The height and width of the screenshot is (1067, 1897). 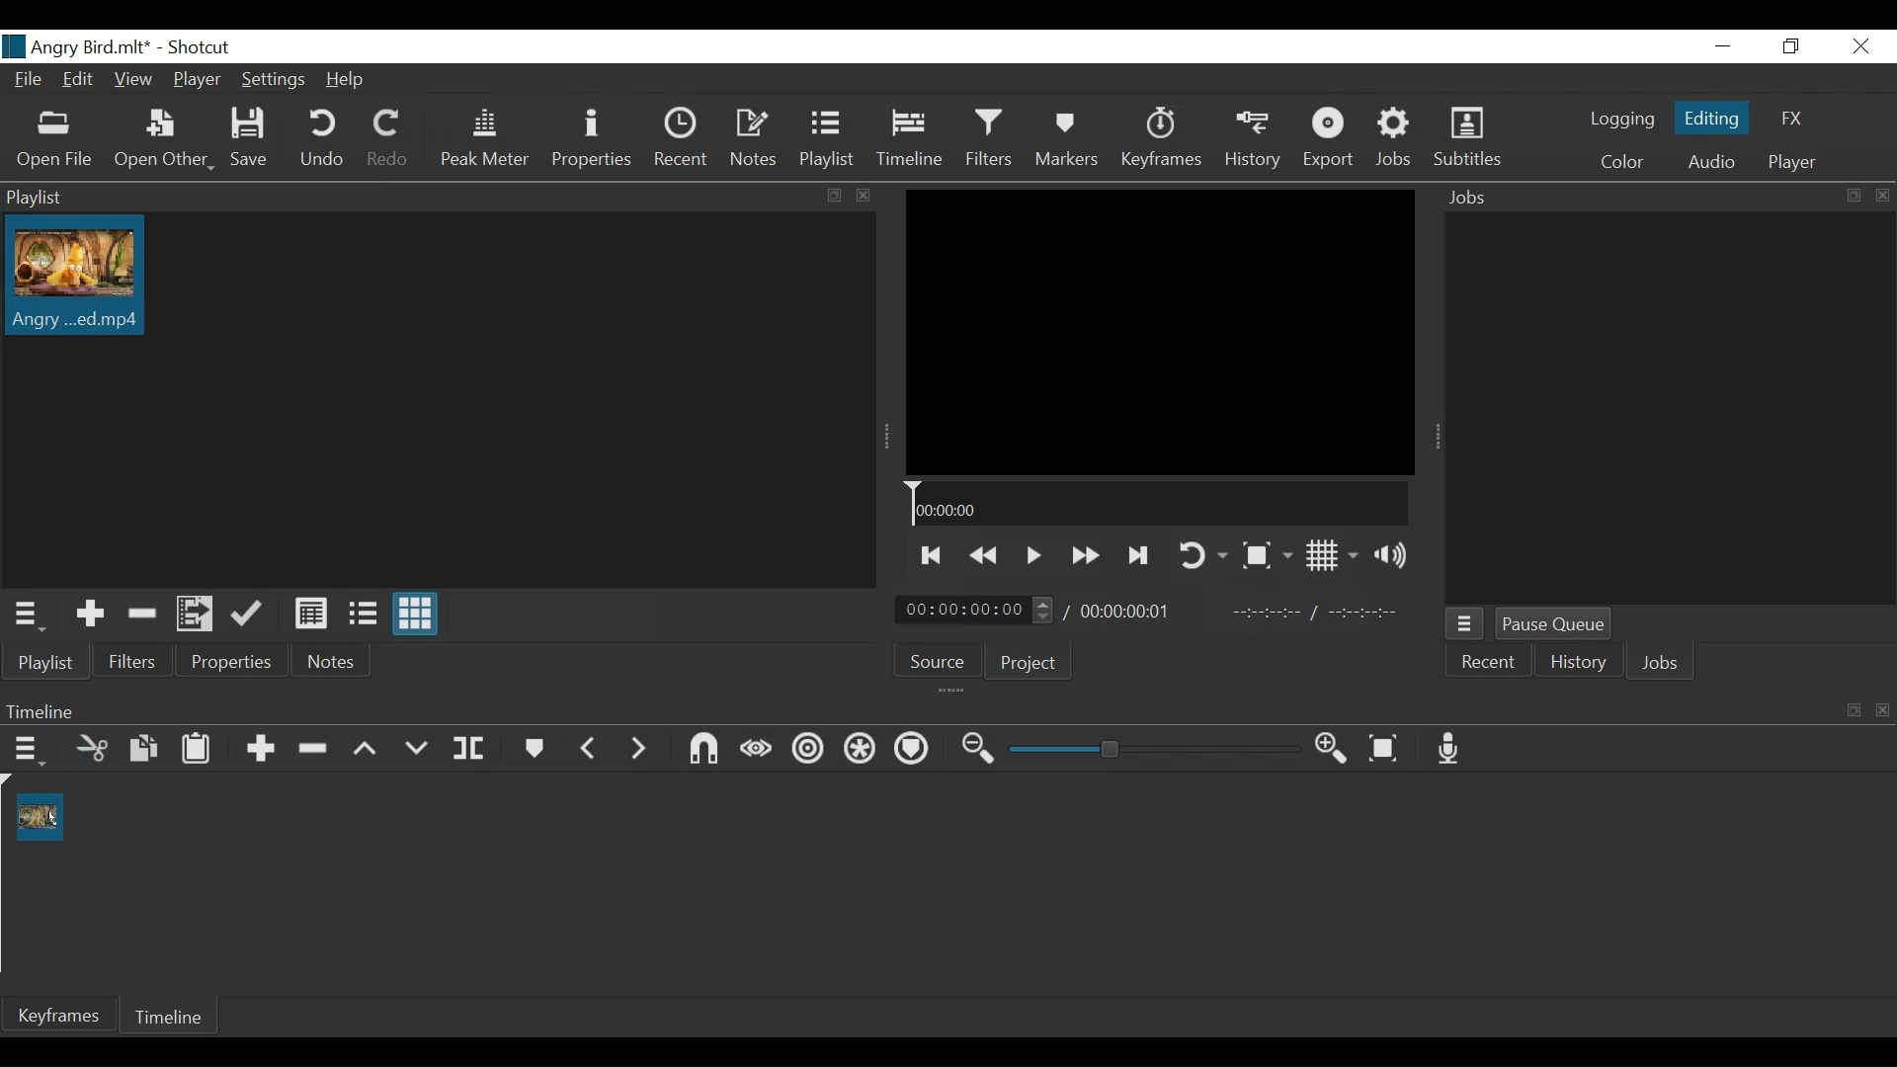 I want to click on History, so click(x=1575, y=663).